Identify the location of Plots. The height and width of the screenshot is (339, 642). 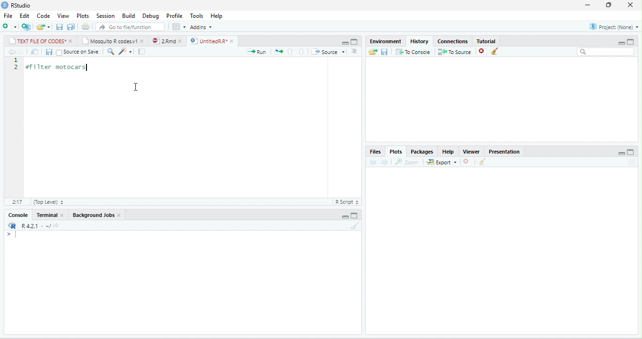
(83, 16).